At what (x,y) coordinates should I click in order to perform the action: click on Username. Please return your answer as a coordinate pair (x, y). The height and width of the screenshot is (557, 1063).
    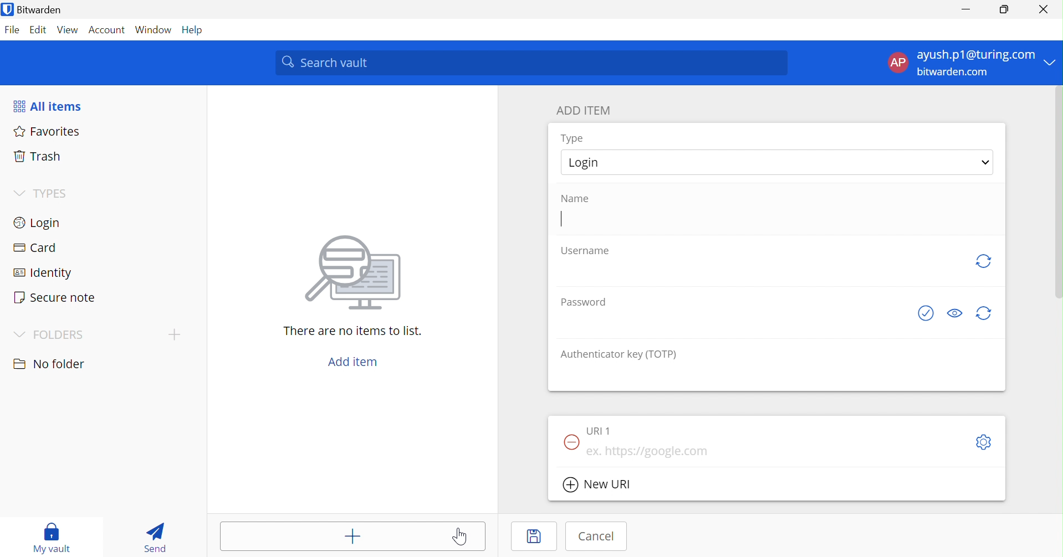
    Looking at the image, I should click on (586, 251).